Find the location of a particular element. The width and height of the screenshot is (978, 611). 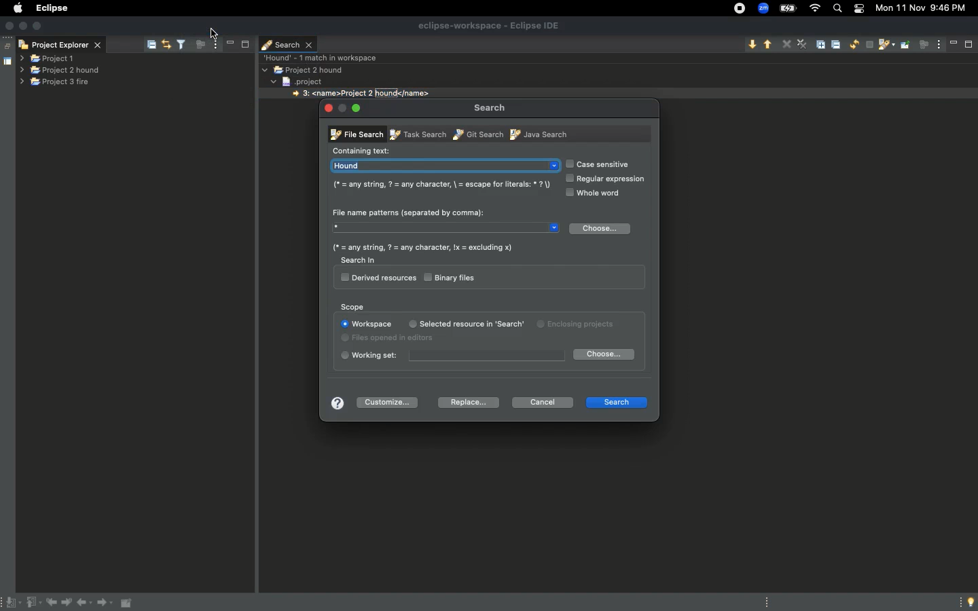

link with editor is located at coordinates (168, 43).